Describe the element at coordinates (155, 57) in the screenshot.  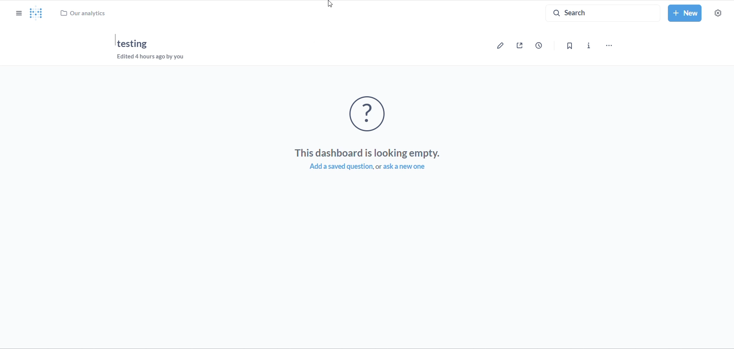
I see `edited 4 hours ago by you` at that location.